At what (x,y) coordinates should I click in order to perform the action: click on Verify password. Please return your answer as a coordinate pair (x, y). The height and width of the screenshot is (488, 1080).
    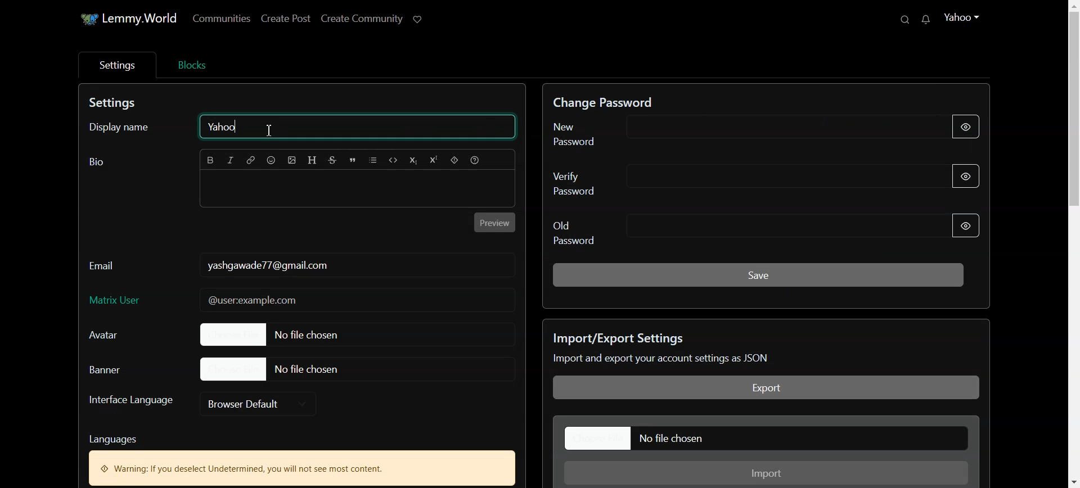
    Looking at the image, I should click on (723, 180).